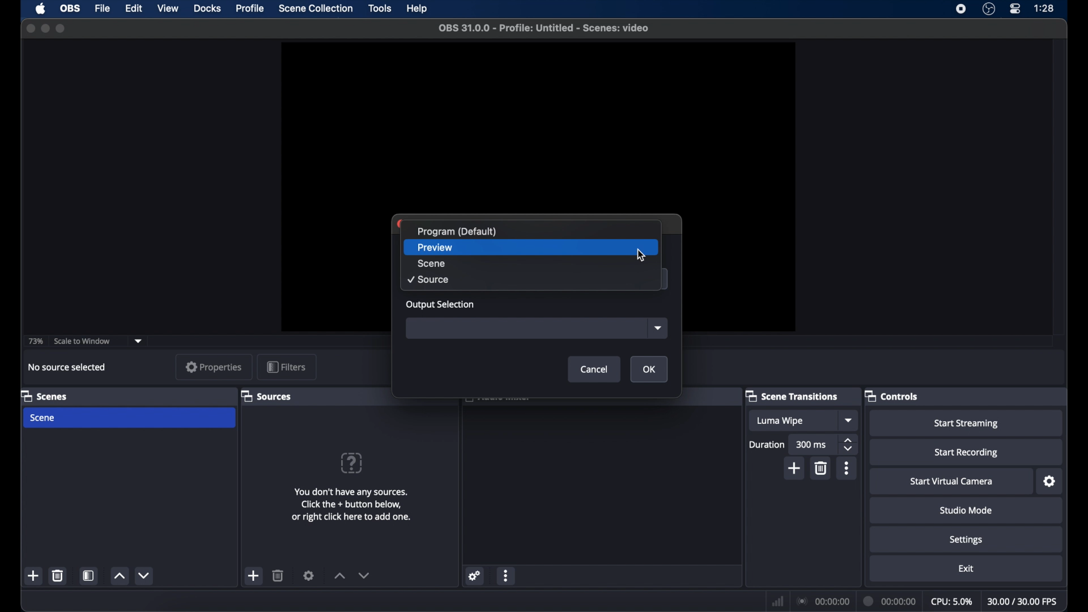 Image resolution: width=1088 pixels, height=612 pixels. I want to click on decrement, so click(364, 577).